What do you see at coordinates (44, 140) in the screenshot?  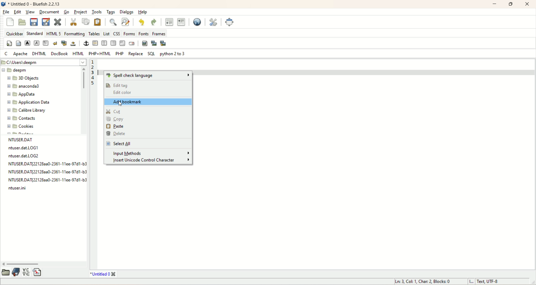 I see `file name` at bounding box center [44, 140].